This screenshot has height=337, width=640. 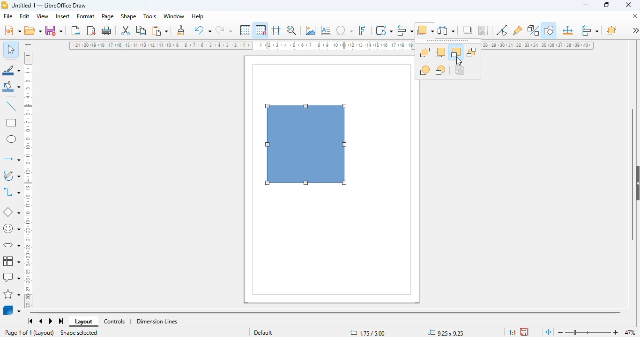 I want to click on insert special characters, so click(x=344, y=30).